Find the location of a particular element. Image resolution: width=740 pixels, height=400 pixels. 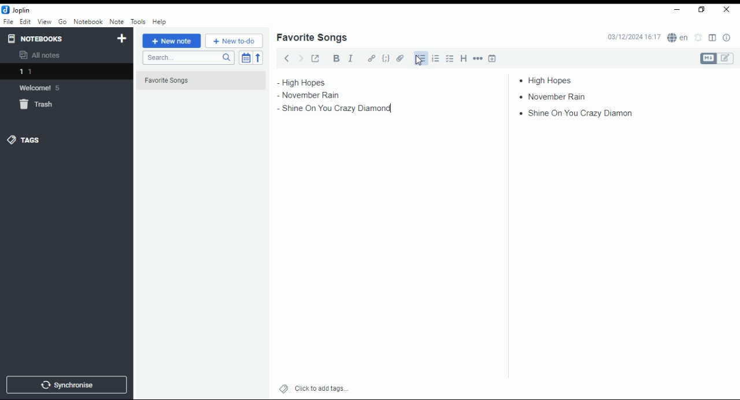

note is located at coordinates (116, 21).